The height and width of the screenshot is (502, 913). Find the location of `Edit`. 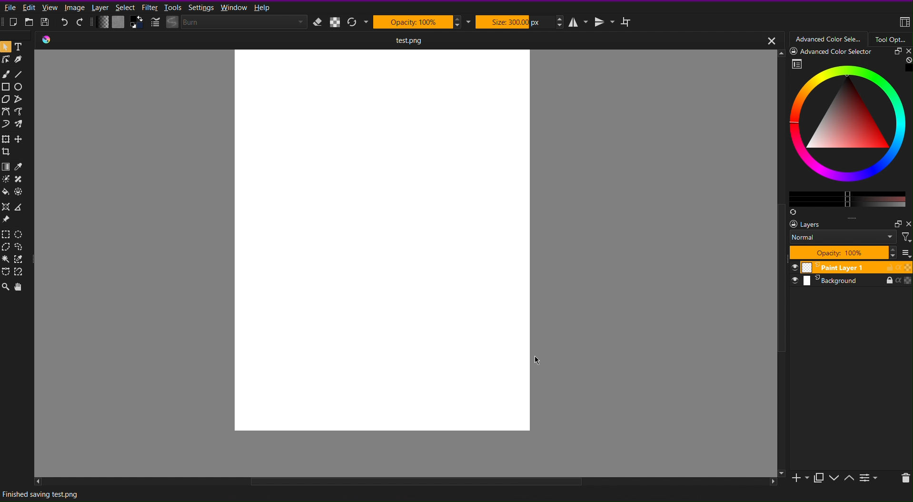

Edit is located at coordinates (30, 9).